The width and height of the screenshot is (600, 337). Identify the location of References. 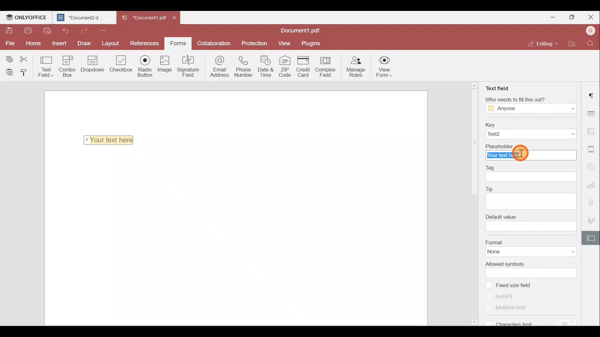
(144, 43).